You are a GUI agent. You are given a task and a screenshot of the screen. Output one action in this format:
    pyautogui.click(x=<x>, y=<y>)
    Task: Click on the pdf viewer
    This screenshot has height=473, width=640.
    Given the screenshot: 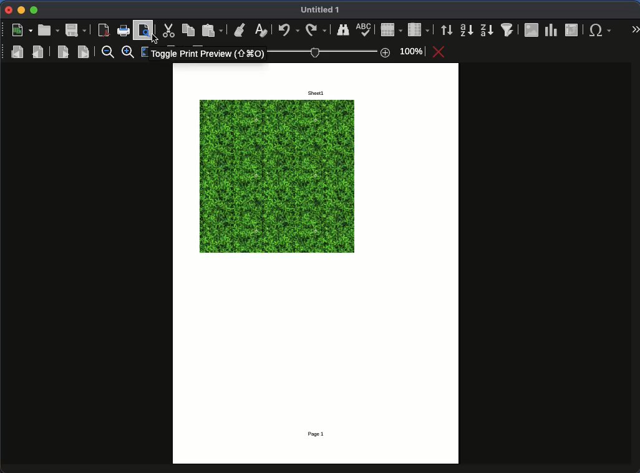 What is the action you would take?
    pyautogui.click(x=104, y=30)
    